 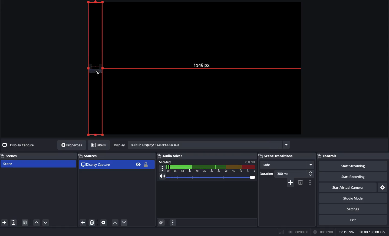 I want to click on Add, so click(x=83, y=223).